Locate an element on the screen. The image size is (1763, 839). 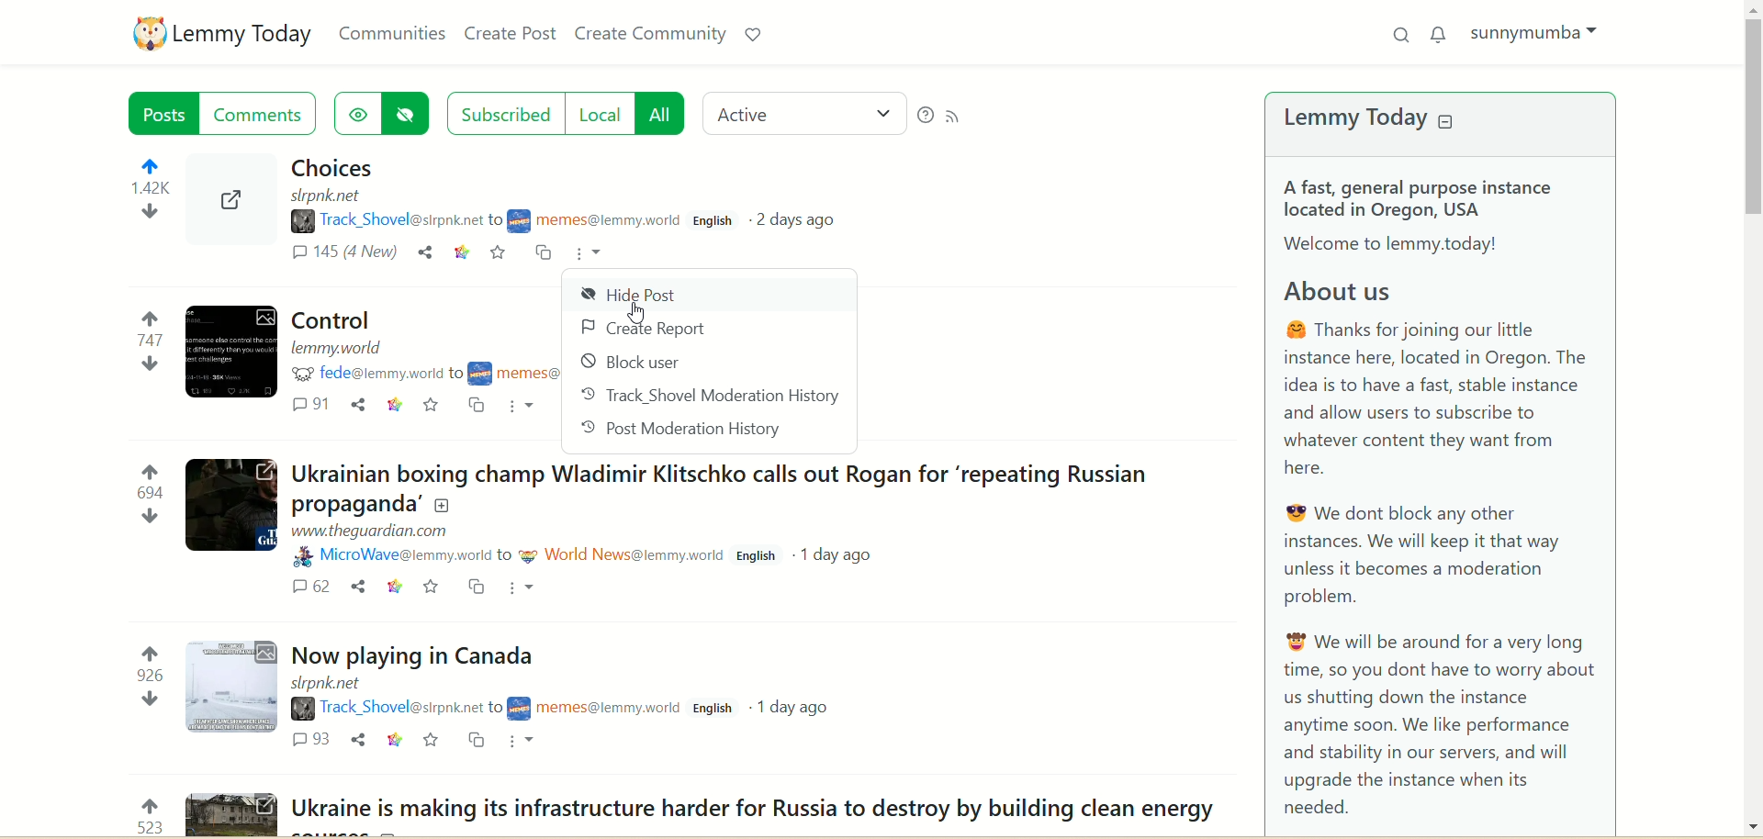
block user is located at coordinates (637, 364).